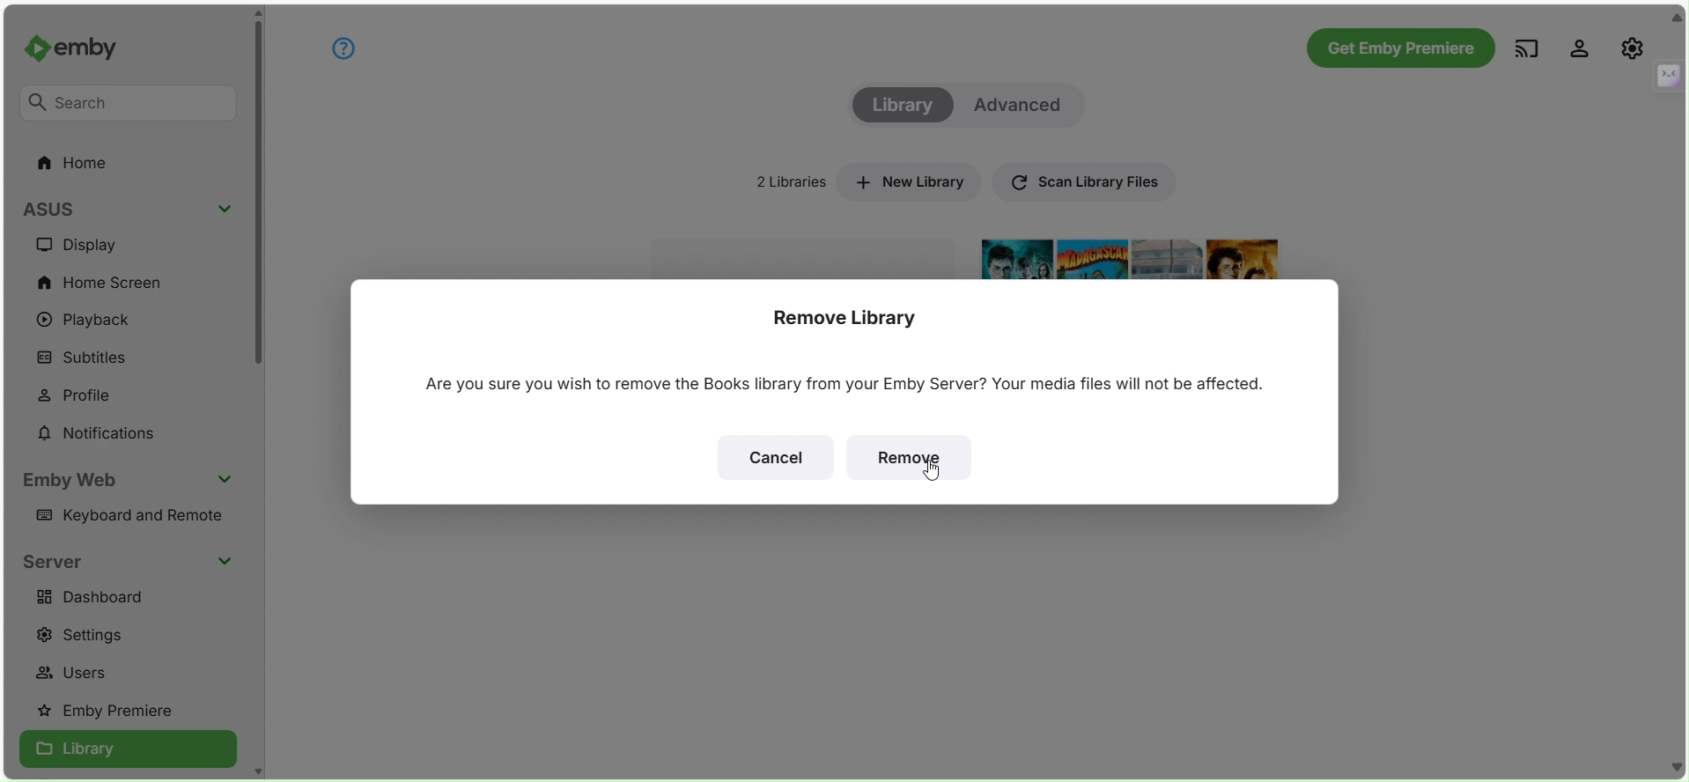  I want to click on Vertical Scroll Bar, so click(258, 198).